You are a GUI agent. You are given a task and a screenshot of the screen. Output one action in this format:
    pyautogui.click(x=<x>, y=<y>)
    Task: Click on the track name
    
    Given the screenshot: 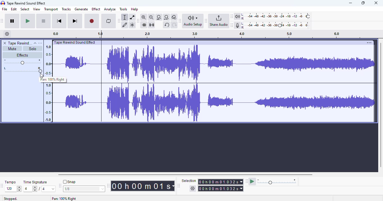 What is the action you would take?
    pyautogui.click(x=20, y=43)
    